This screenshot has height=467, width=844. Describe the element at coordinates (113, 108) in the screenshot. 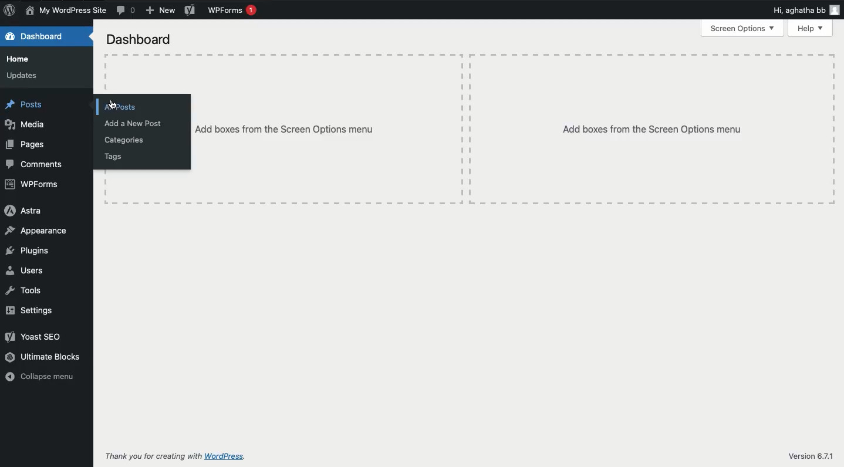

I see `cursor` at that location.